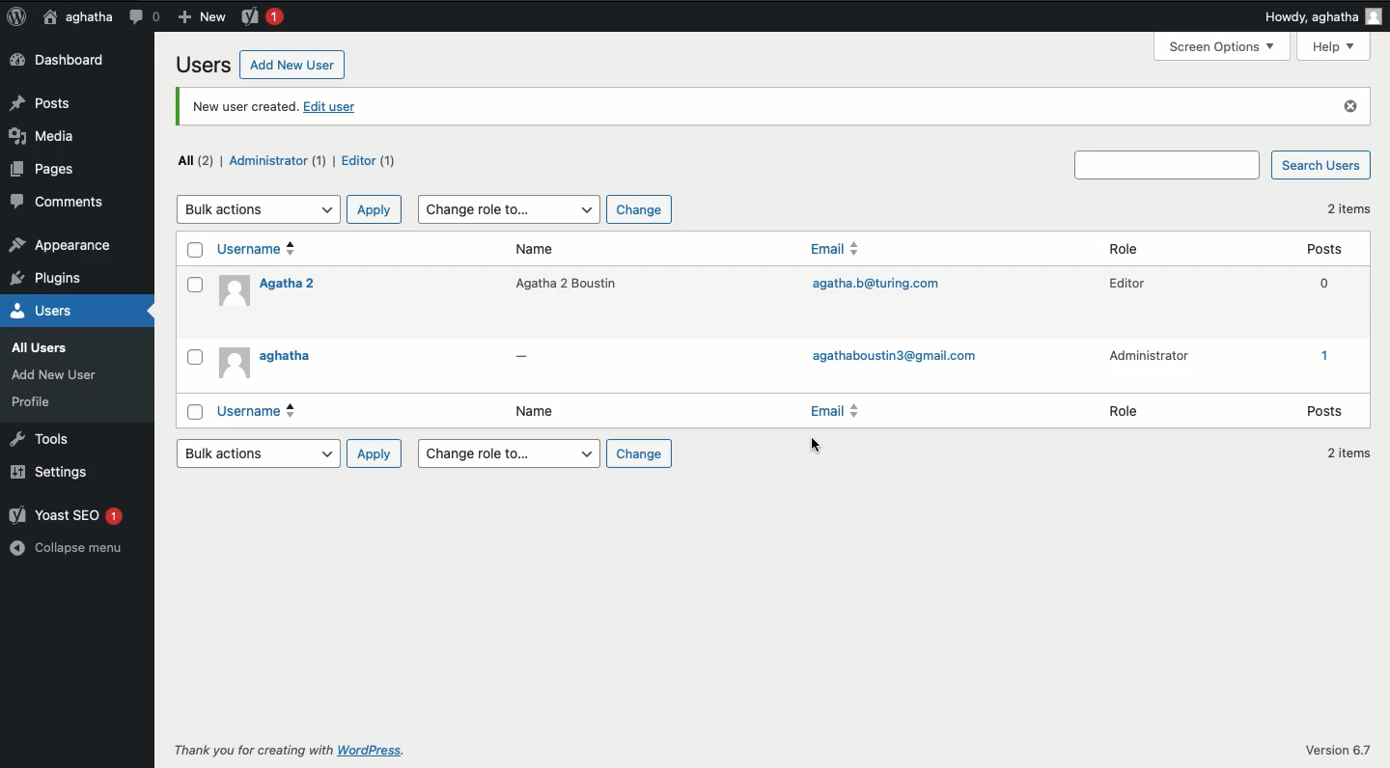  Describe the element at coordinates (60, 374) in the screenshot. I see `Add New user` at that location.